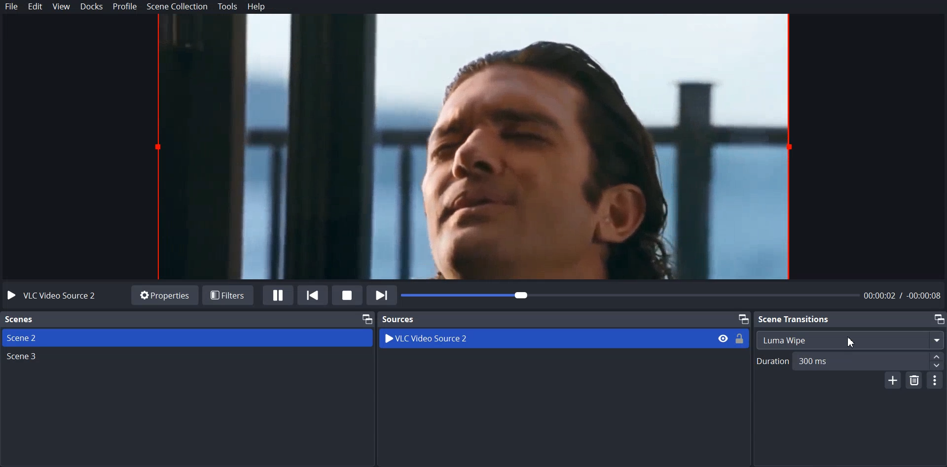 The image size is (947, 467). Describe the element at coordinates (478, 147) in the screenshot. I see `File Preview window` at that location.